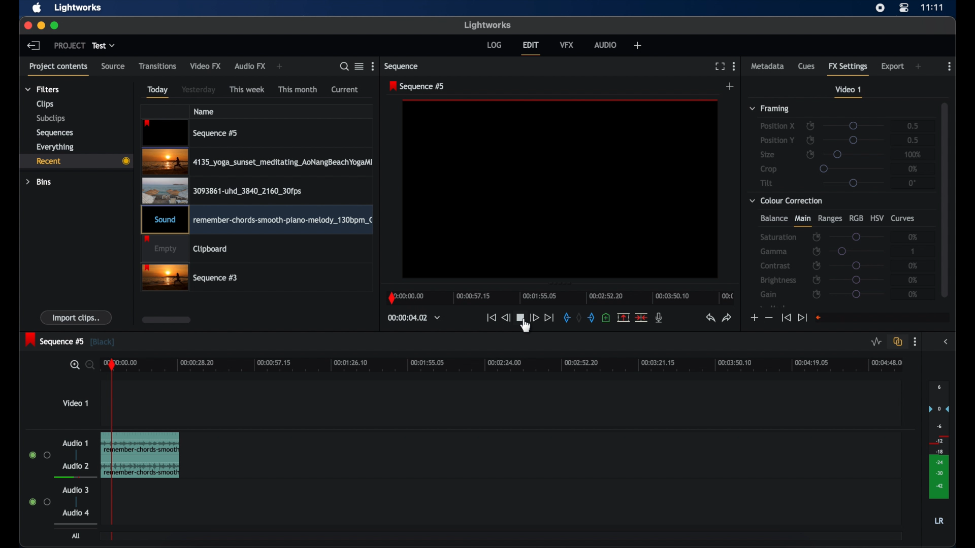 The width and height of the screenshot is (975, 548). I want to click on gamma, so click(774, 252).